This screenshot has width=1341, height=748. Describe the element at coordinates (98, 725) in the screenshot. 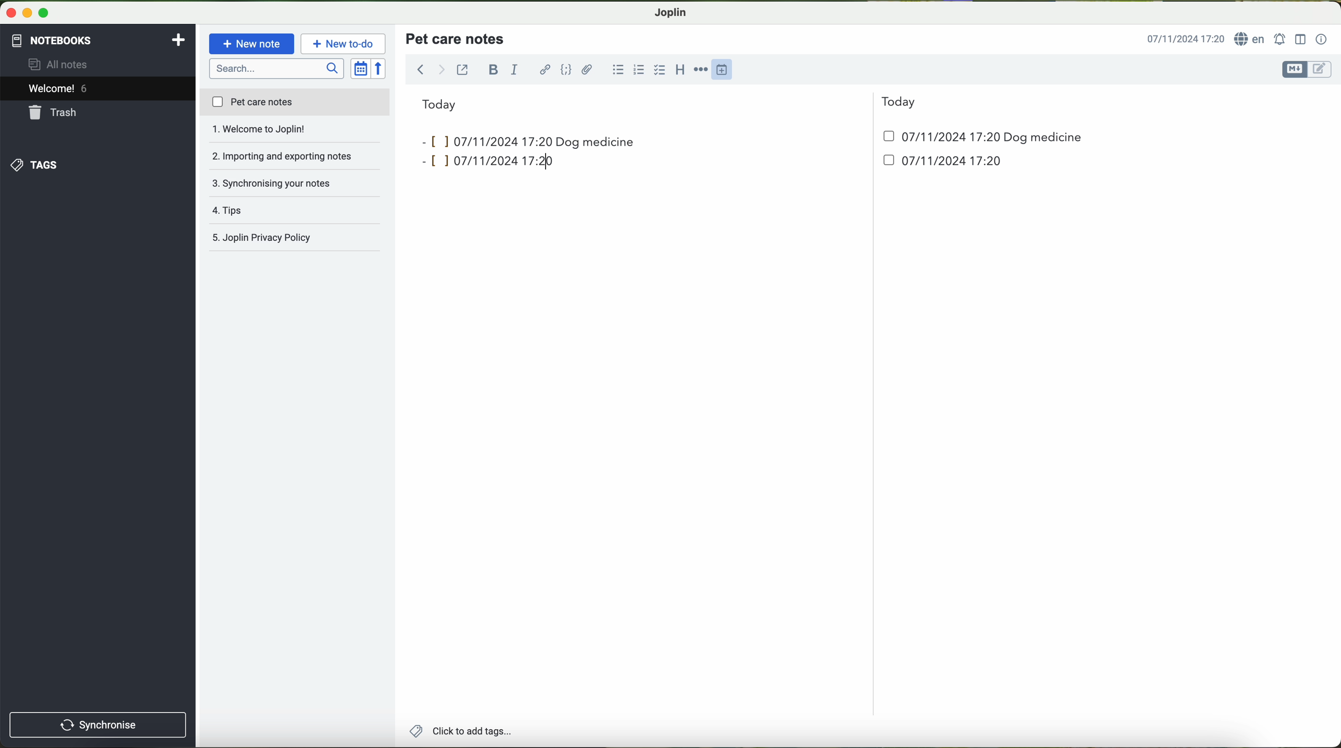

I see `synchronise button` at that location.